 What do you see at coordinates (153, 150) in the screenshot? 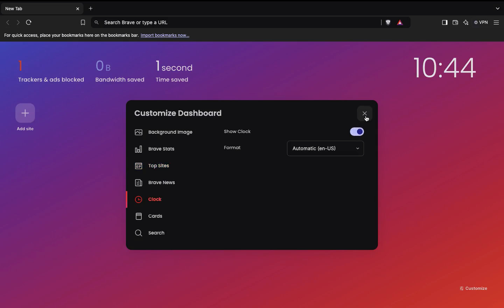
I see `On brave stats` at bounding box center [153, 150].